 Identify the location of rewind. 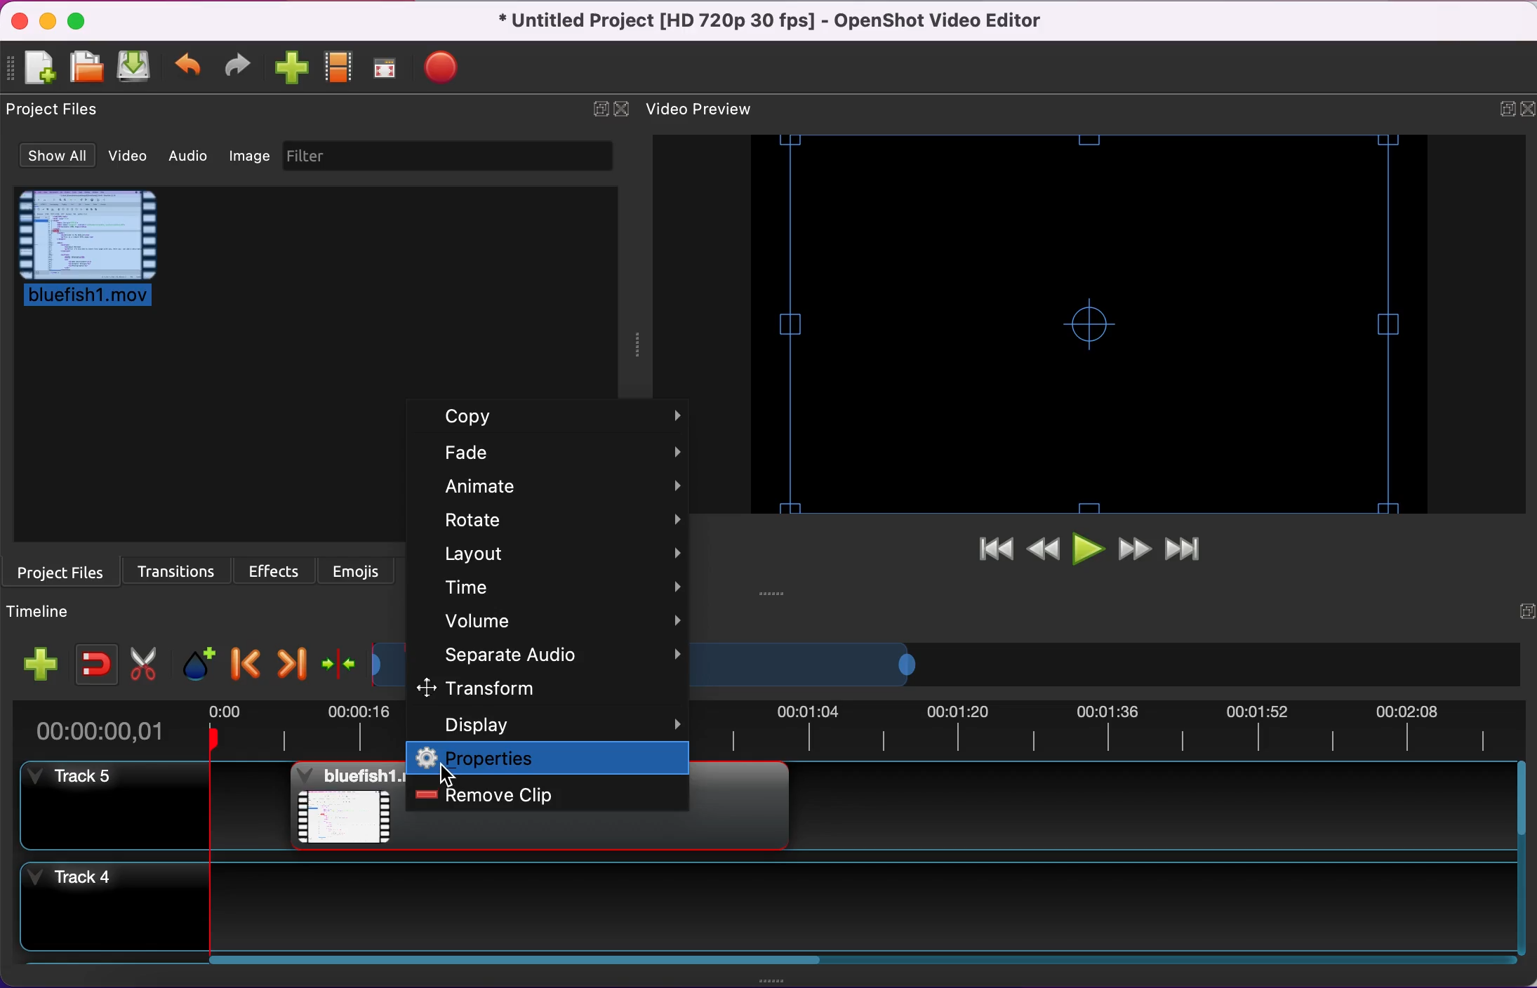
(1042, 552).